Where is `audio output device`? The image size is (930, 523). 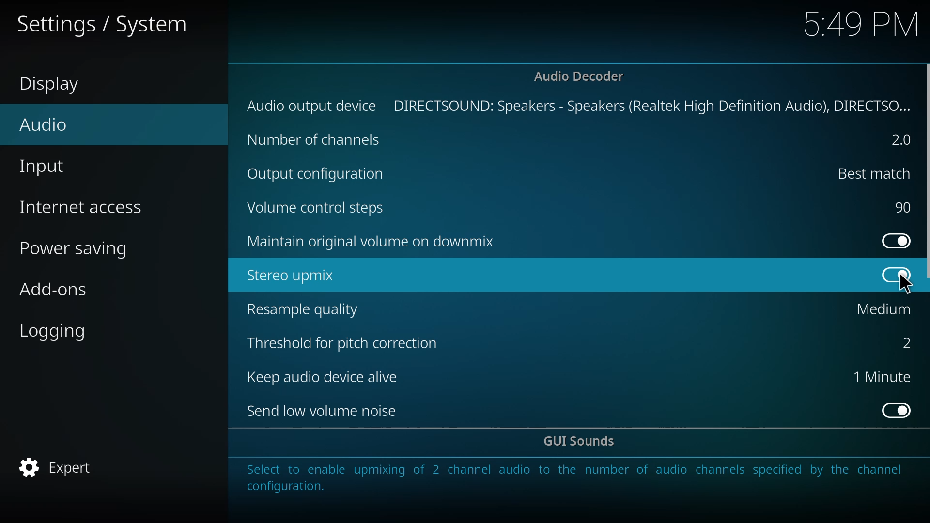
audio output device is located at coordinates (311, 105).